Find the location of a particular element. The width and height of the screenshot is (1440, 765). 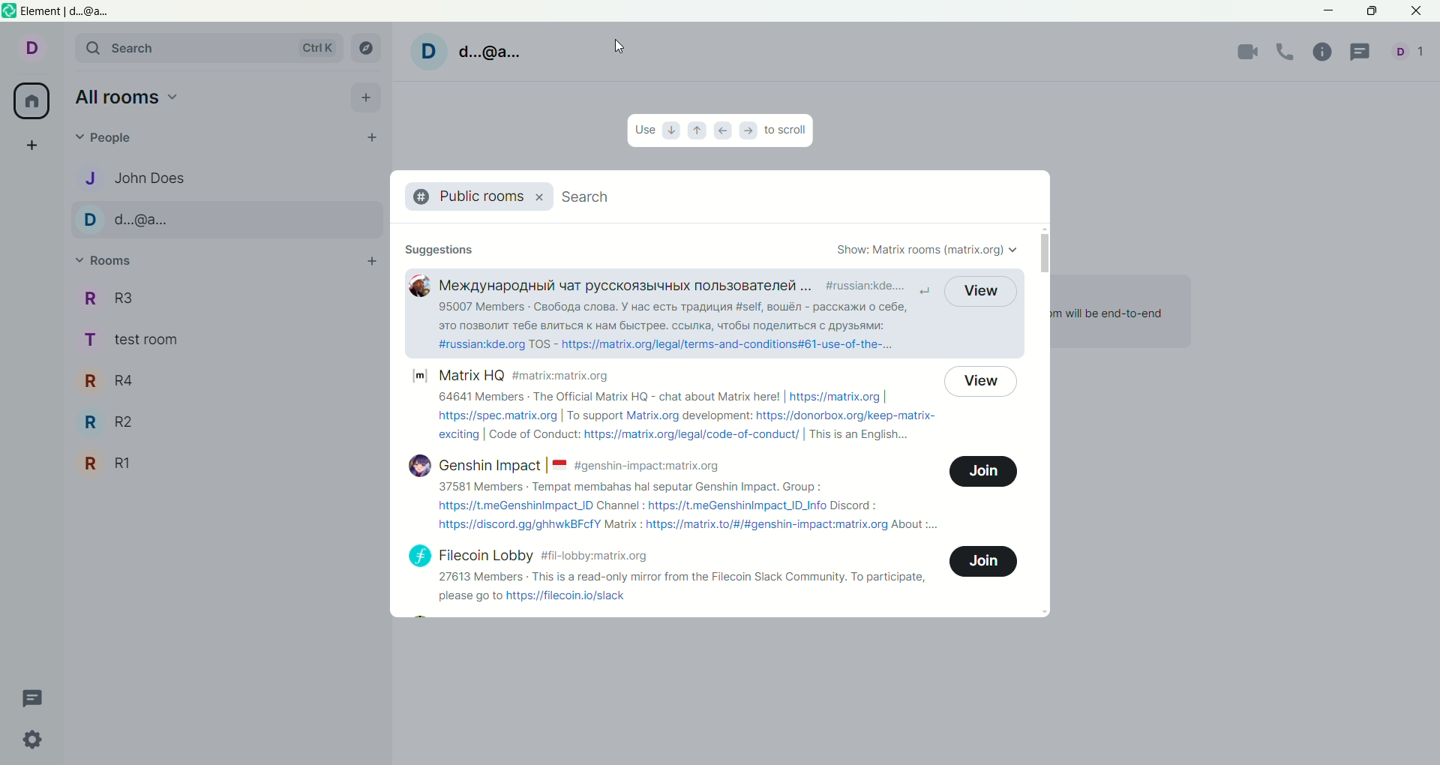

https://matrix.org/legal/terms-and-conditions#61-use-of-the-... is located at coordinates (728, 344).